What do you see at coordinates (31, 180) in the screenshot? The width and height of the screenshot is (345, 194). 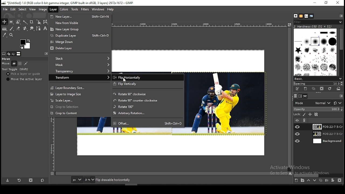 I see `delete tool preset` at bounding box center [31, 180].